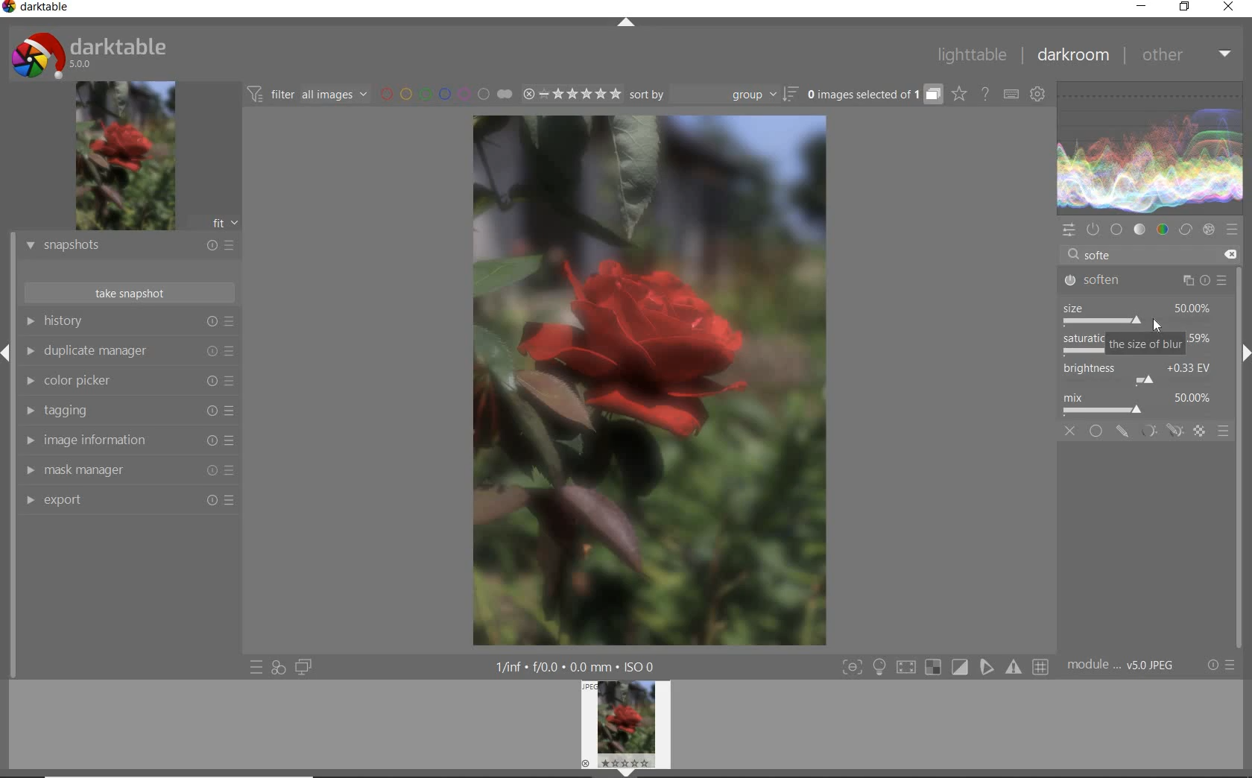 This screenshot has height=778, width=1252. What do you see at coordinates (40, 9) in the screenshot?
I see `system name` at bounding box center [40, 9].